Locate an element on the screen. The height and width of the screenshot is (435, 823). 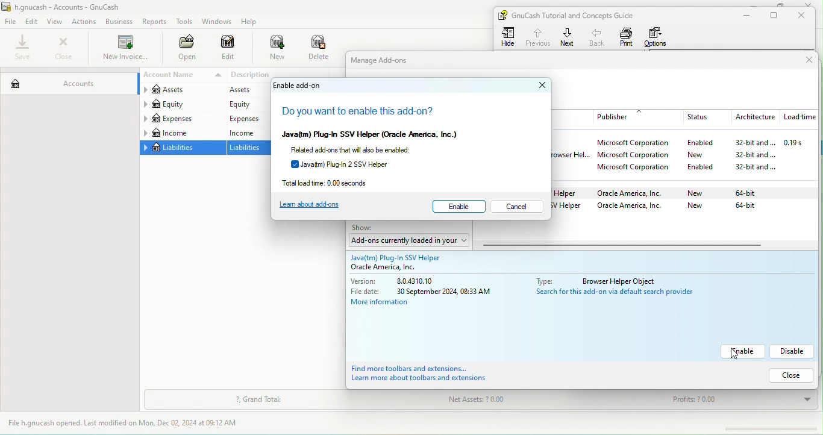
java(tm)plug ln 2 ssv helper is located at coordinates (355, 164).